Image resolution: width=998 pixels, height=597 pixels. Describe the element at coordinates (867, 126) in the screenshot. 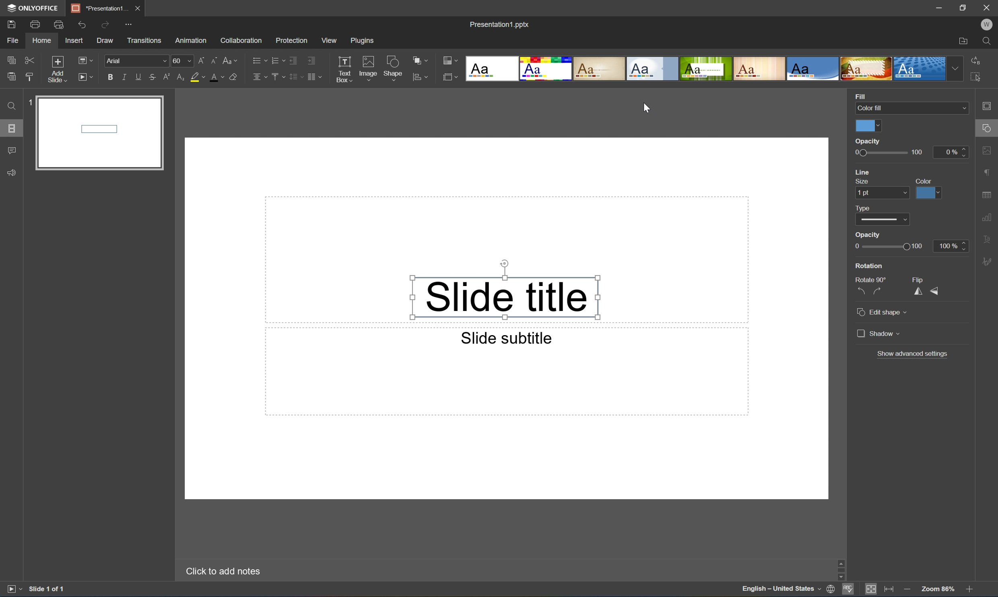

I see `Color` at that location.